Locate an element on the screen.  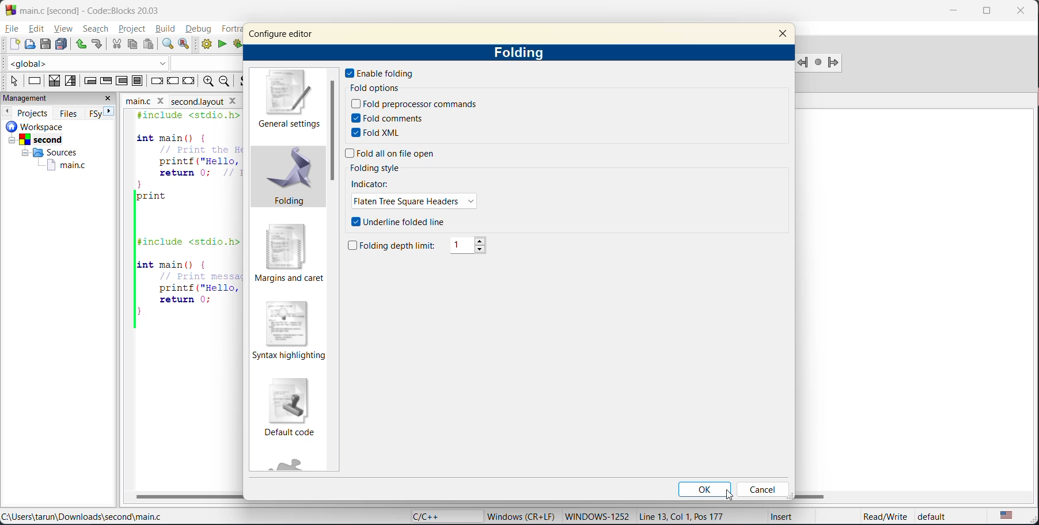
folding is located at coordinates (524, 53).